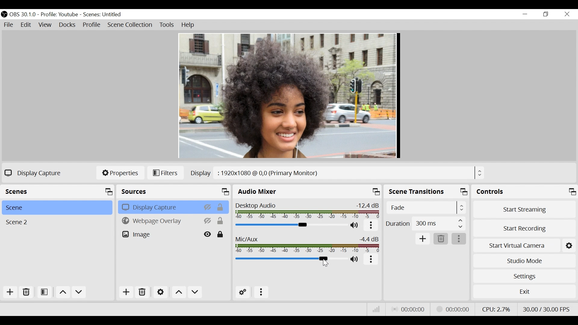  What do you see at coordinates (308, 191) in the screenshot?
I see `Audio Mixer` at bounding box center [308, 191].